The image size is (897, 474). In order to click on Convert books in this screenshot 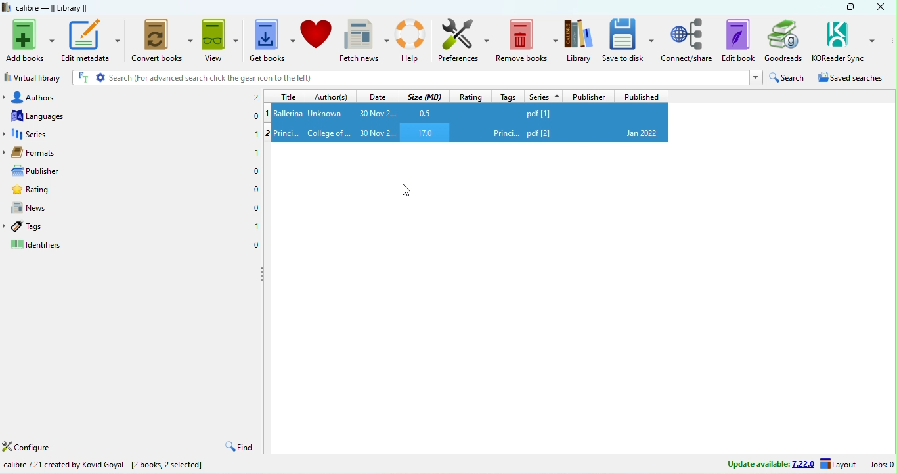, I will do `click(164, 39)`.